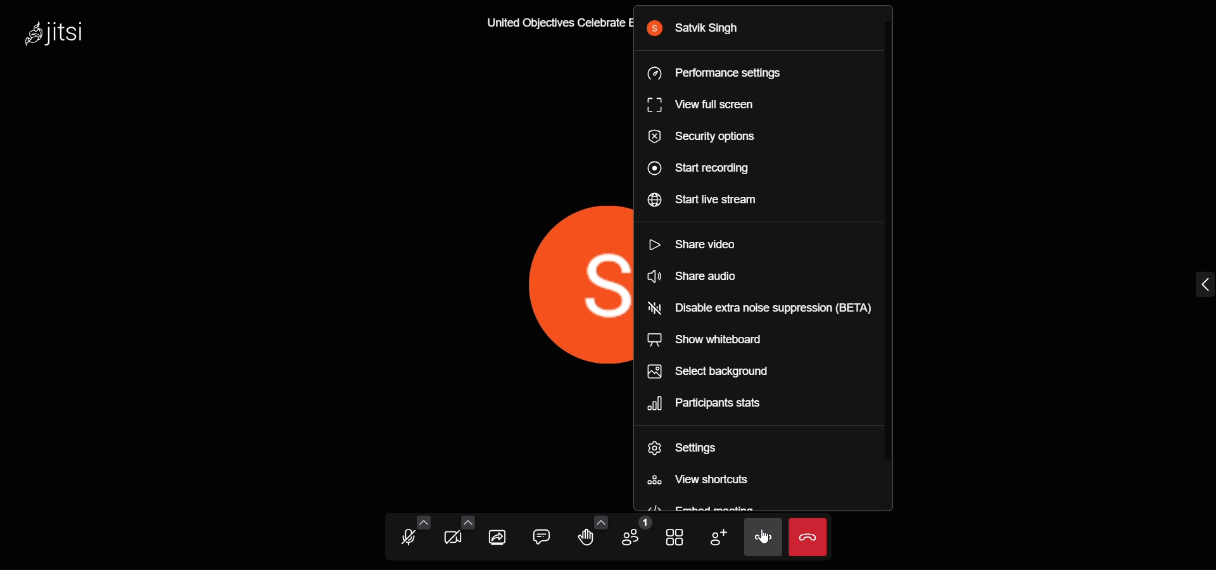 Image resolution: width=1216 pixels, height=570 pixels. Describe the element at coordinates (1197, 286) in the screenshot. I see `expand` at that location.